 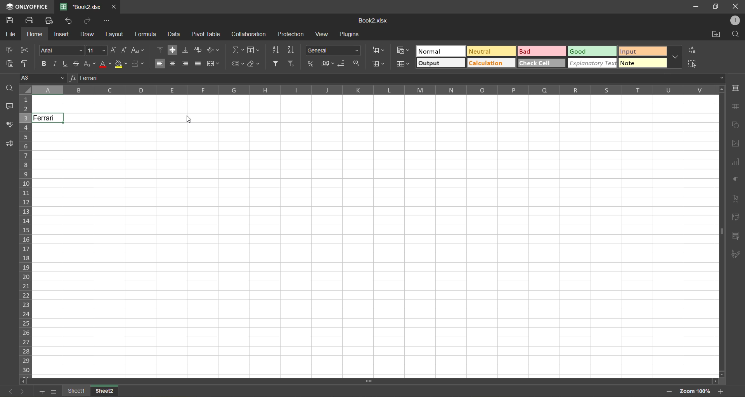 I want to click on delete cells, so click(x=378, y=64).